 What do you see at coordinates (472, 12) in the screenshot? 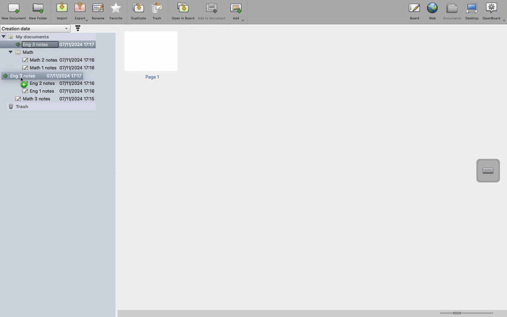
I see `Desktop` at bounding box center [472, 12].